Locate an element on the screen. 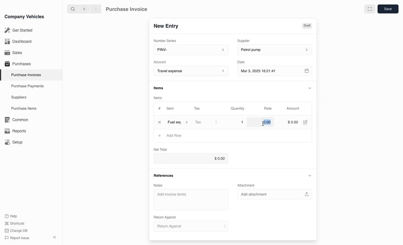 The image size is (403, 245). calender is located at coordinates (307, 71).